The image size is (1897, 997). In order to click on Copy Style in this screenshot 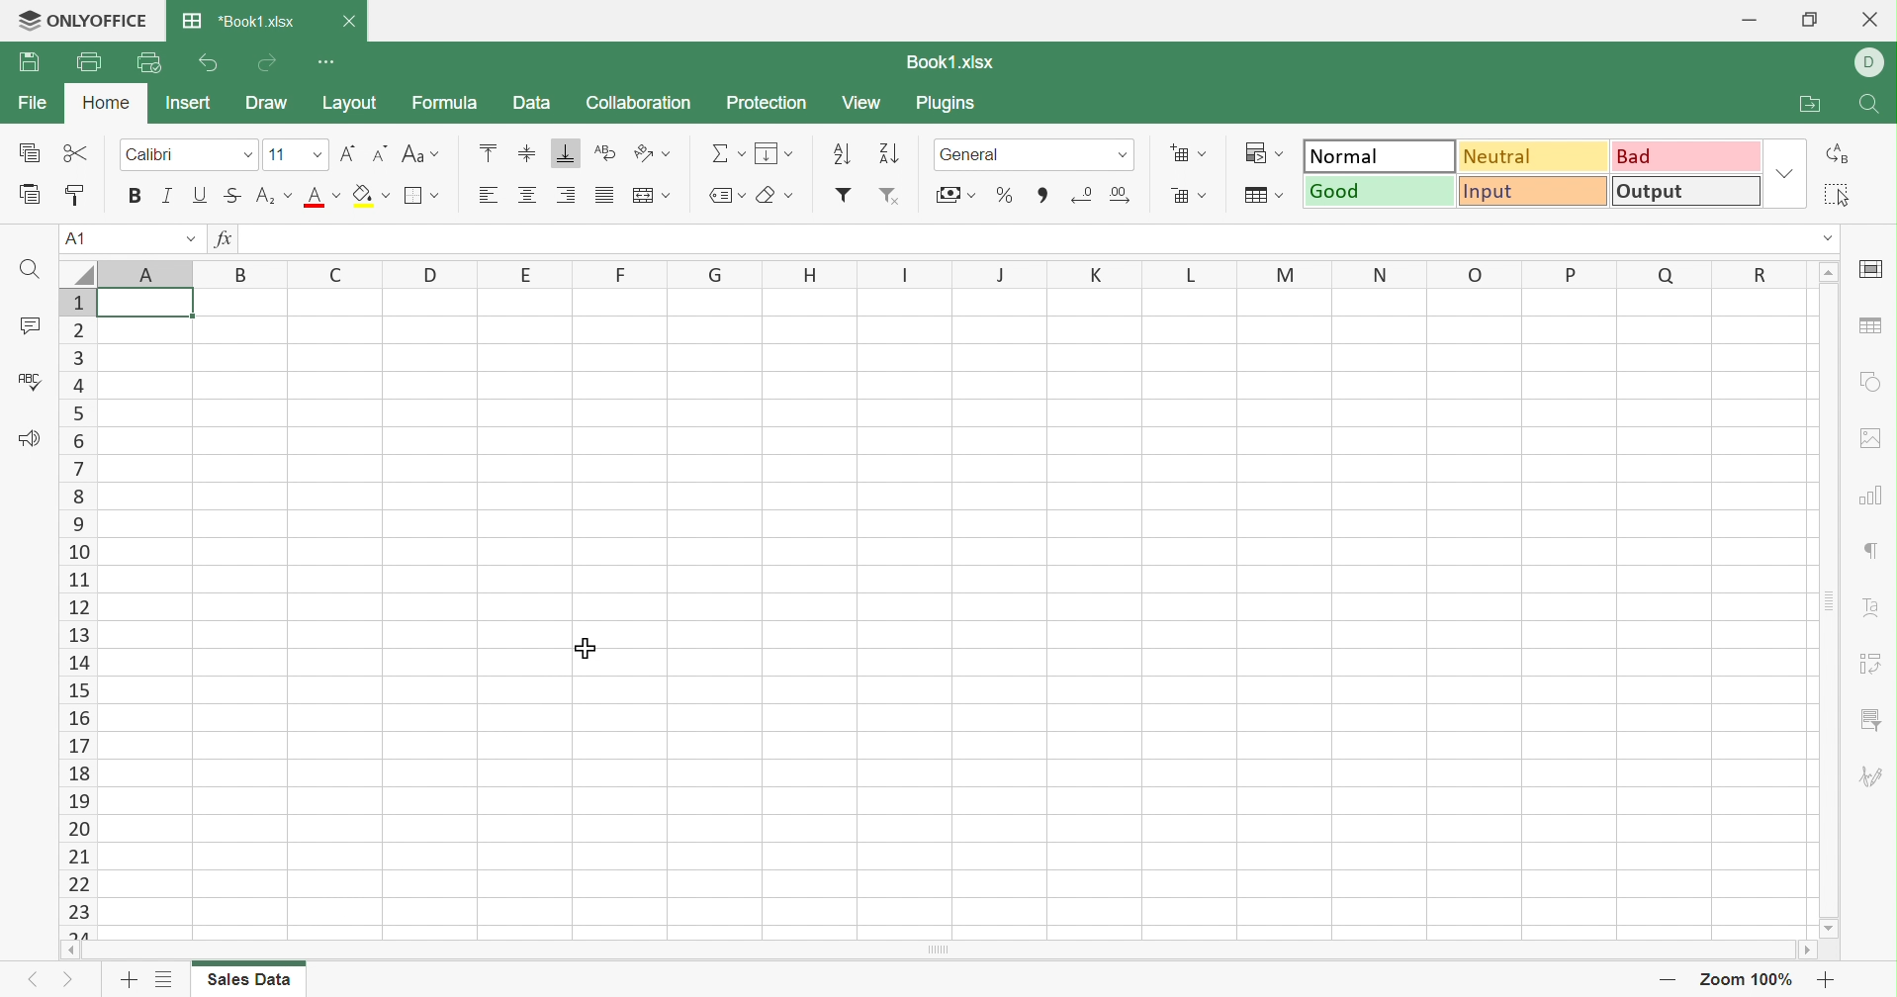, I will do `click(77, 192)`.